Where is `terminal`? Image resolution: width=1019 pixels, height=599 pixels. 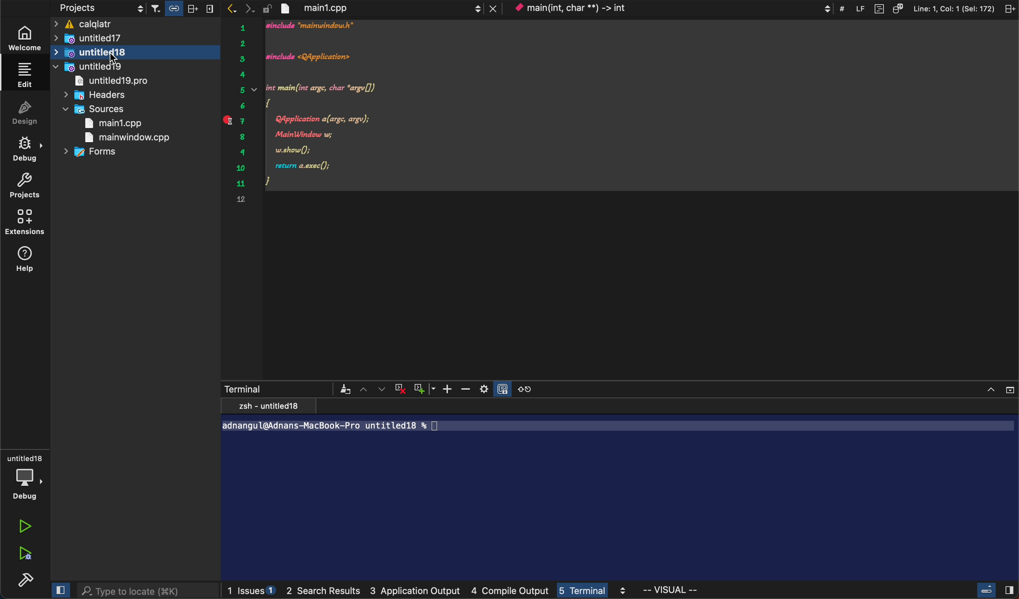
terminal is located at coordinates (277, 389).